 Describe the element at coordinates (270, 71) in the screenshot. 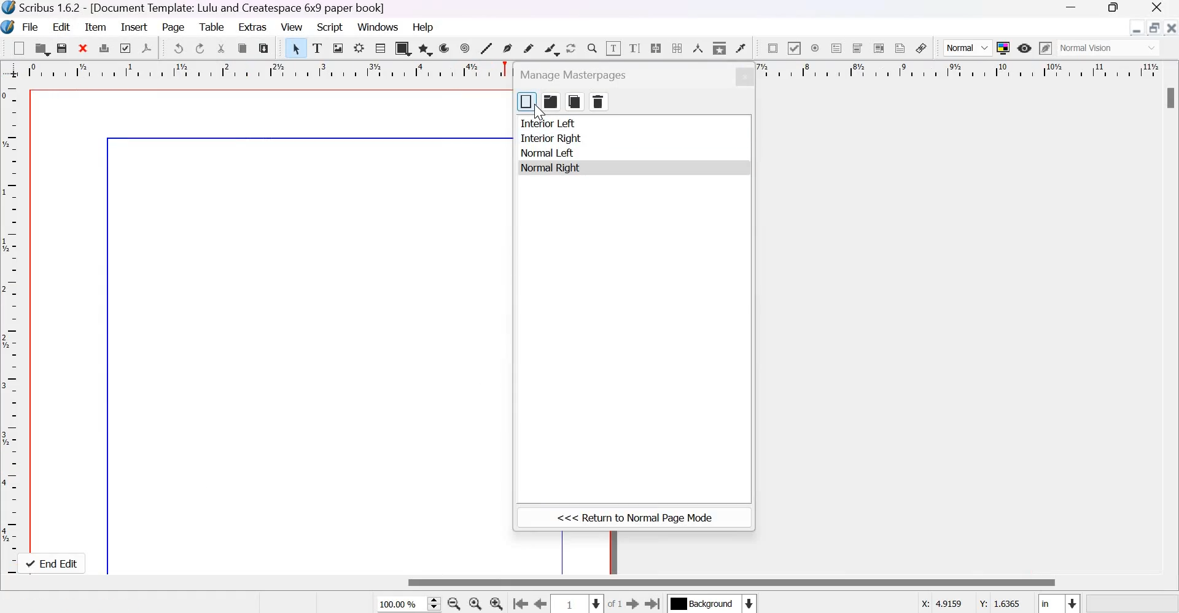

I see `horizontal scale` at that location.